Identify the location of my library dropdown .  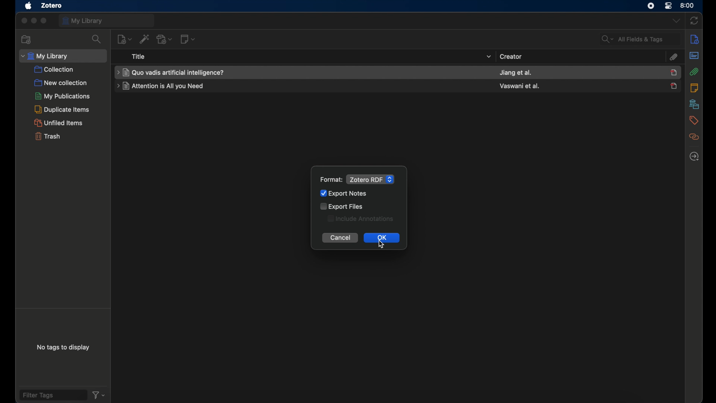
(63, 56).